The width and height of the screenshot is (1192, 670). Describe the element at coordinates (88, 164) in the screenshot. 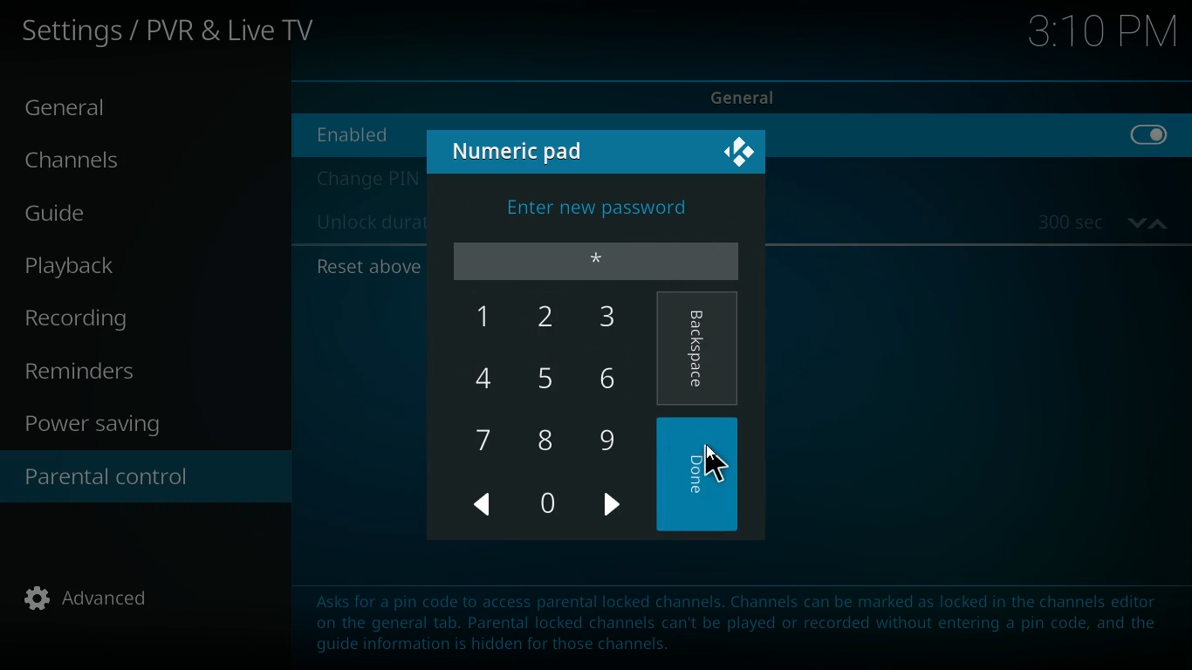

I see `channels` at that location.